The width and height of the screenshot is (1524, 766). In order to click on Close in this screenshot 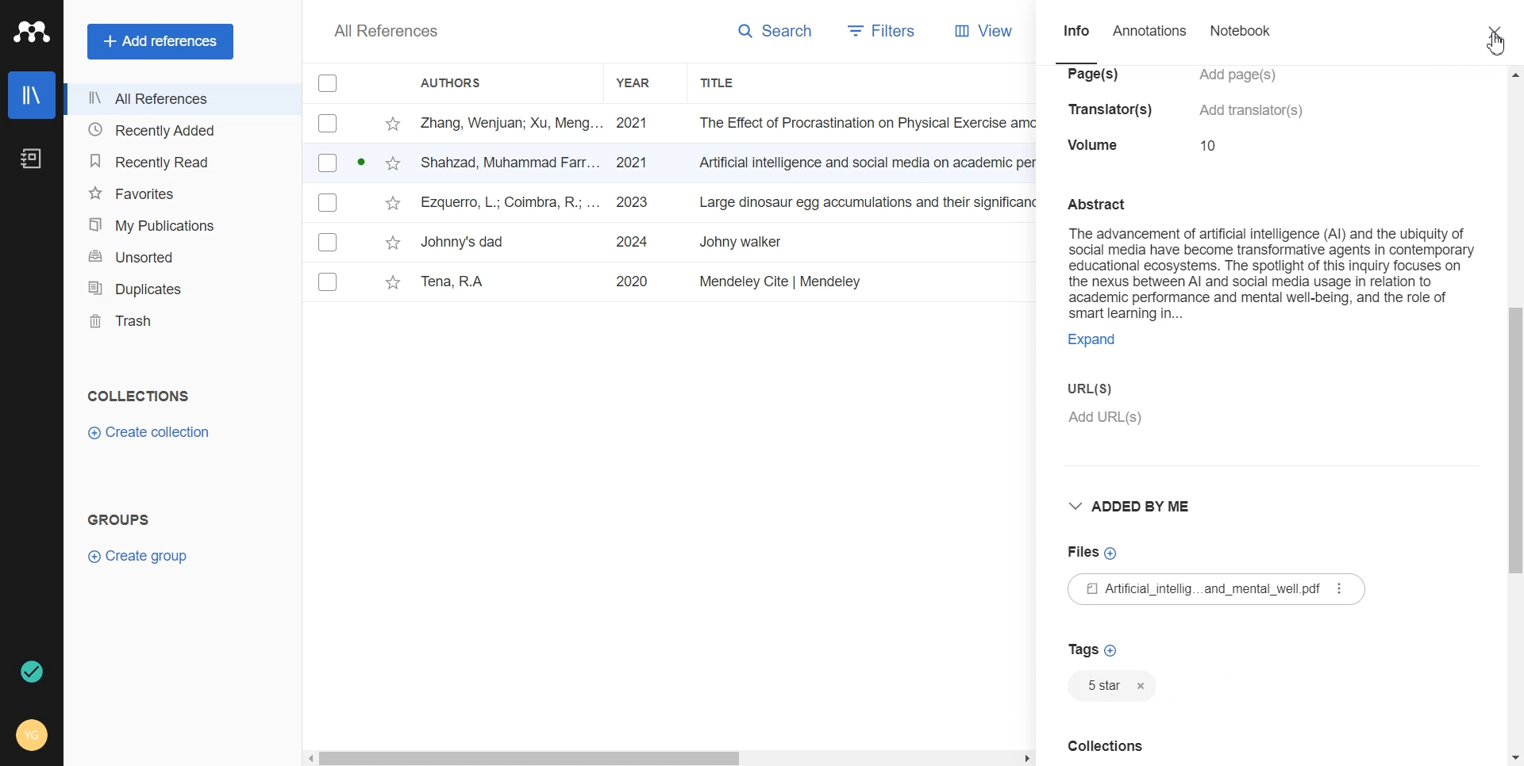, I will do `click(1496, 32)`.